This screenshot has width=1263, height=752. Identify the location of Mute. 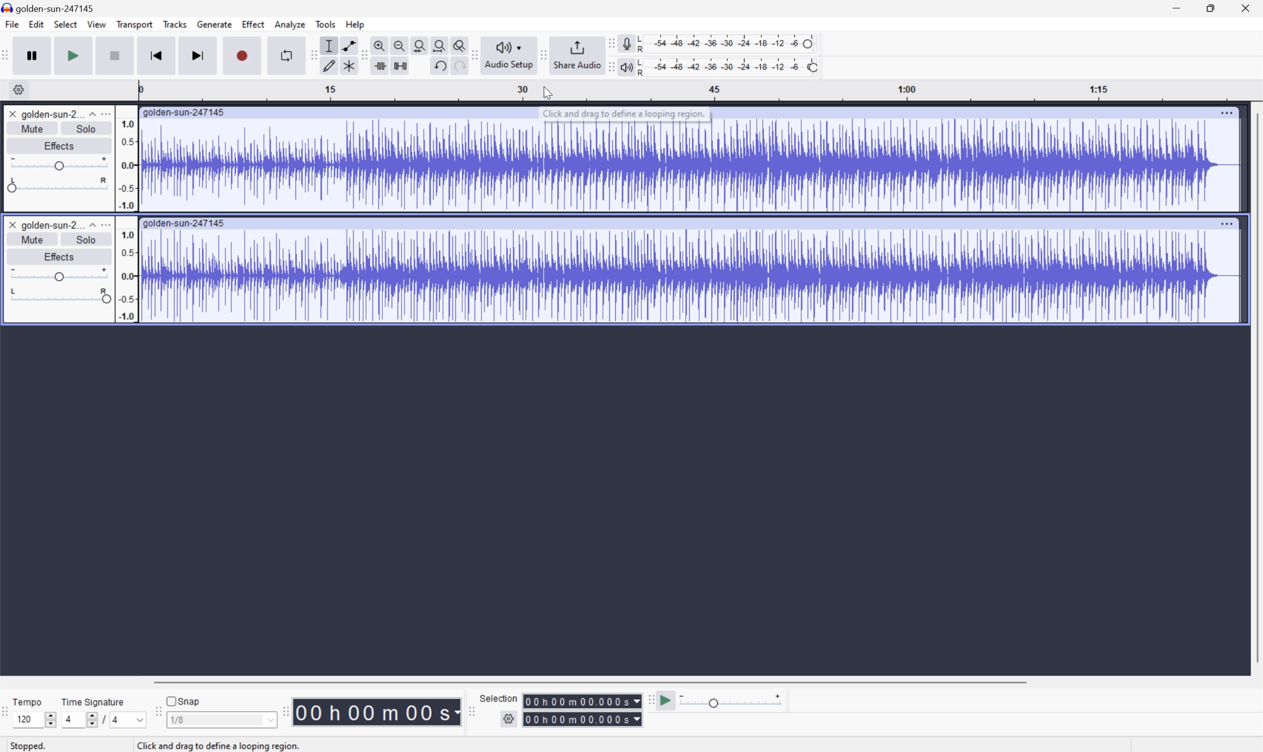
(31, 129).